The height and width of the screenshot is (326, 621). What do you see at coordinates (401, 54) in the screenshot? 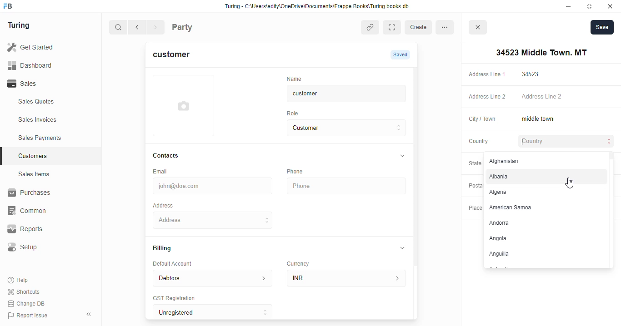
I see `Saved` at bounding box center [401, 54].